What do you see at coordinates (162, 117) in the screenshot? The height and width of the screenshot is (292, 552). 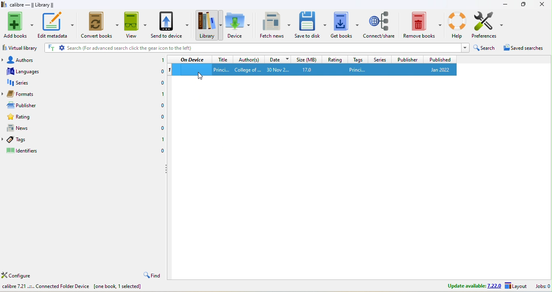 I see `0` at bounding box center [162, 117].